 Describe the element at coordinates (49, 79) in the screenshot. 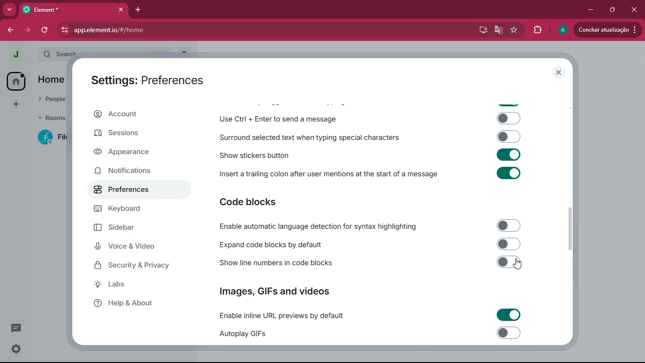

I see `home` at that location.